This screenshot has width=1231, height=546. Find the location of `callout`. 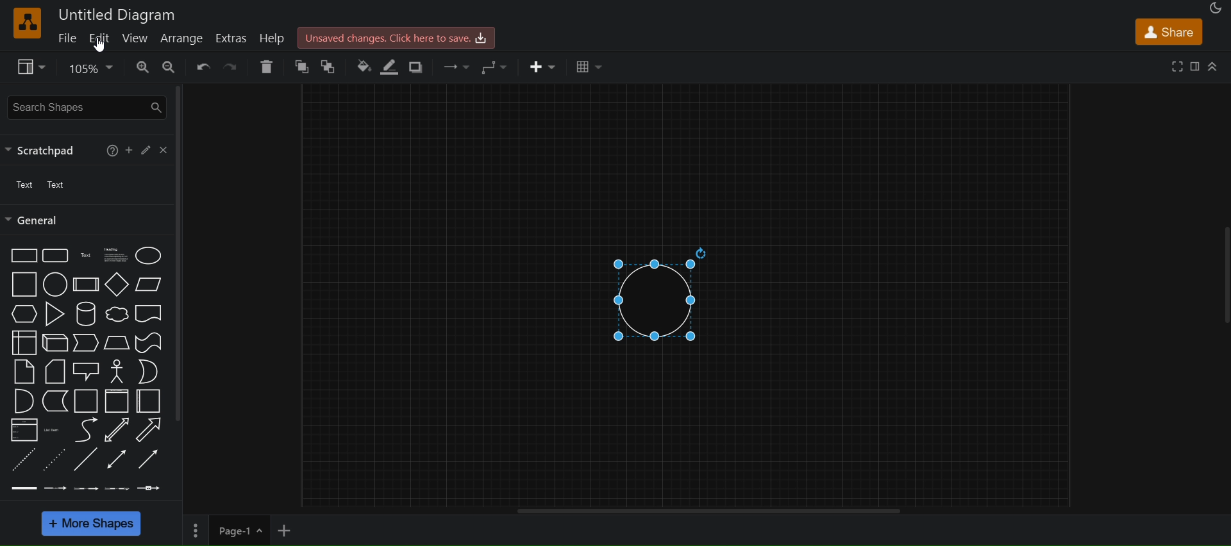

callout is located at coordinates (116, 372).